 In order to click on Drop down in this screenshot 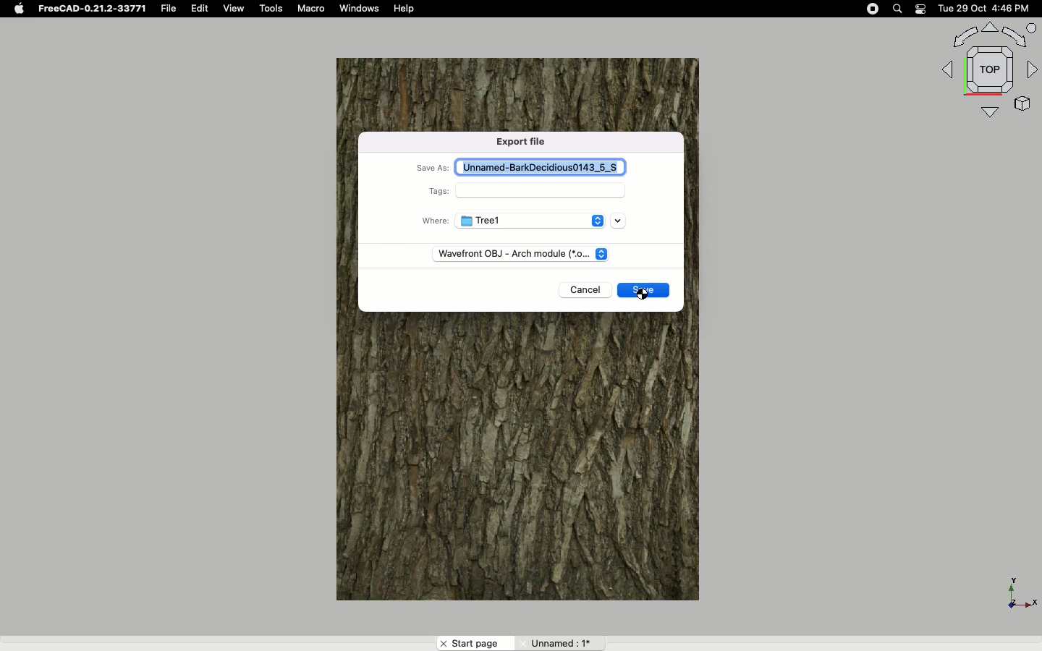, I will do `click(619, 222)`.